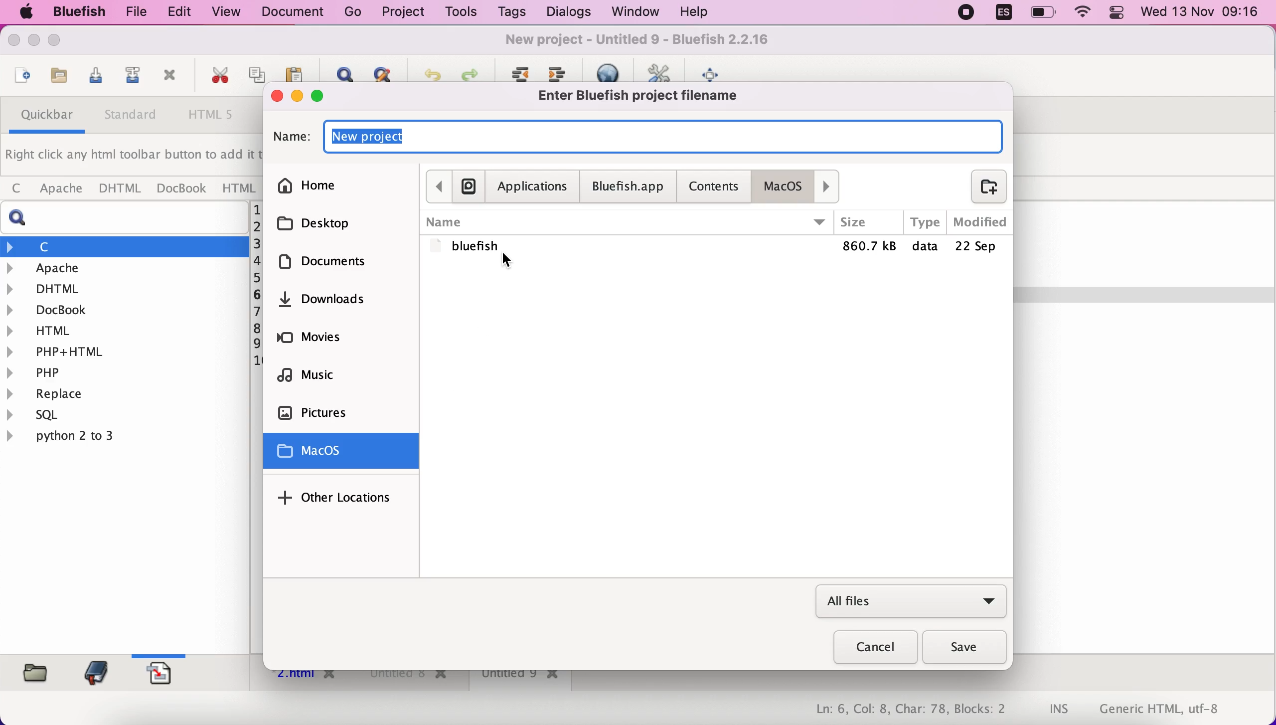  Describe the element at coordinates (694, 13) in the screenshot. I see `help` at that location.